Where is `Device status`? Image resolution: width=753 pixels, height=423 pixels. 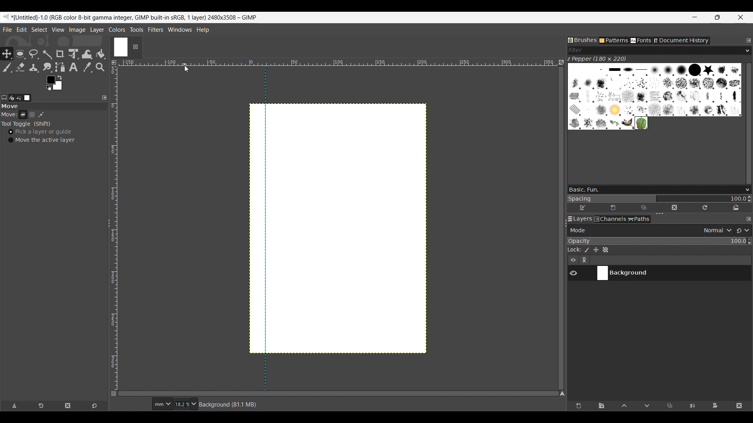 Device status is located at coordinates (11, 98).